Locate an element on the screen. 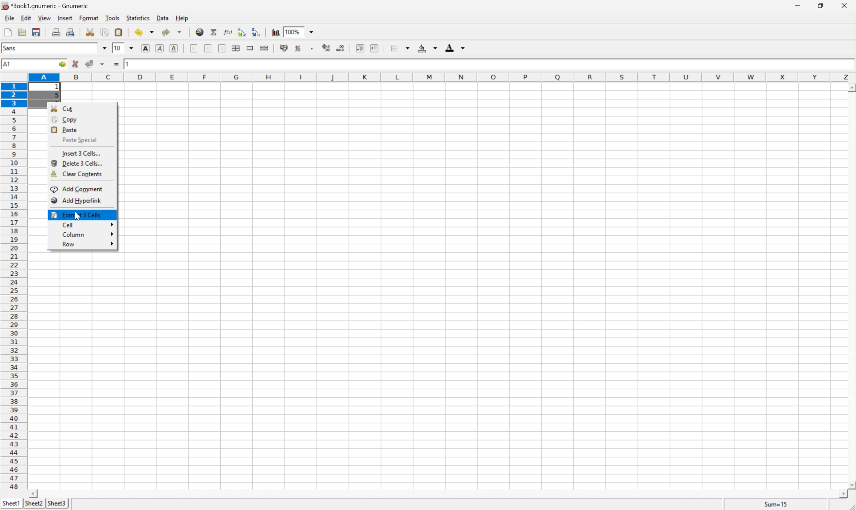  5 is located at coordinates (56, 96).